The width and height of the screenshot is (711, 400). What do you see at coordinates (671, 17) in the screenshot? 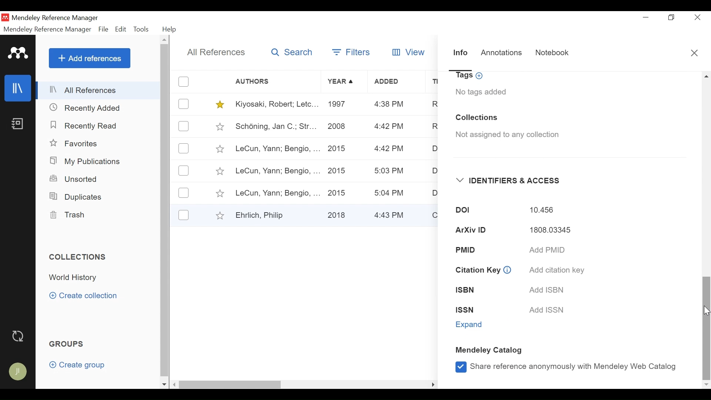
I see `Restore` at bounding box center [671, 17].